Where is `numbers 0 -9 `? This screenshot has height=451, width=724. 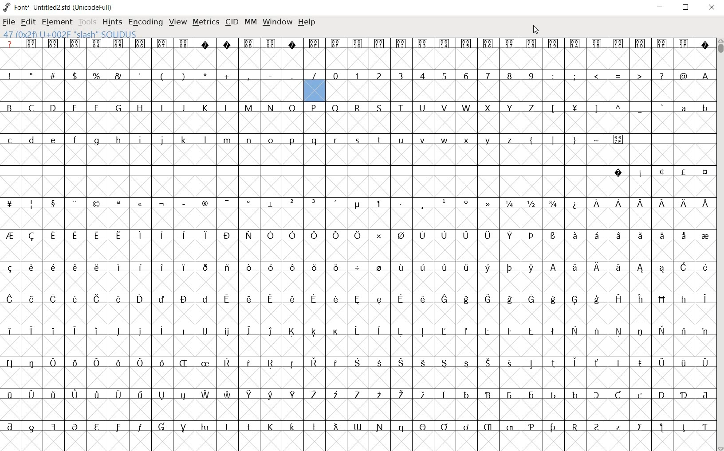
numbers 0 -9  is located at coordinates (435, 75).